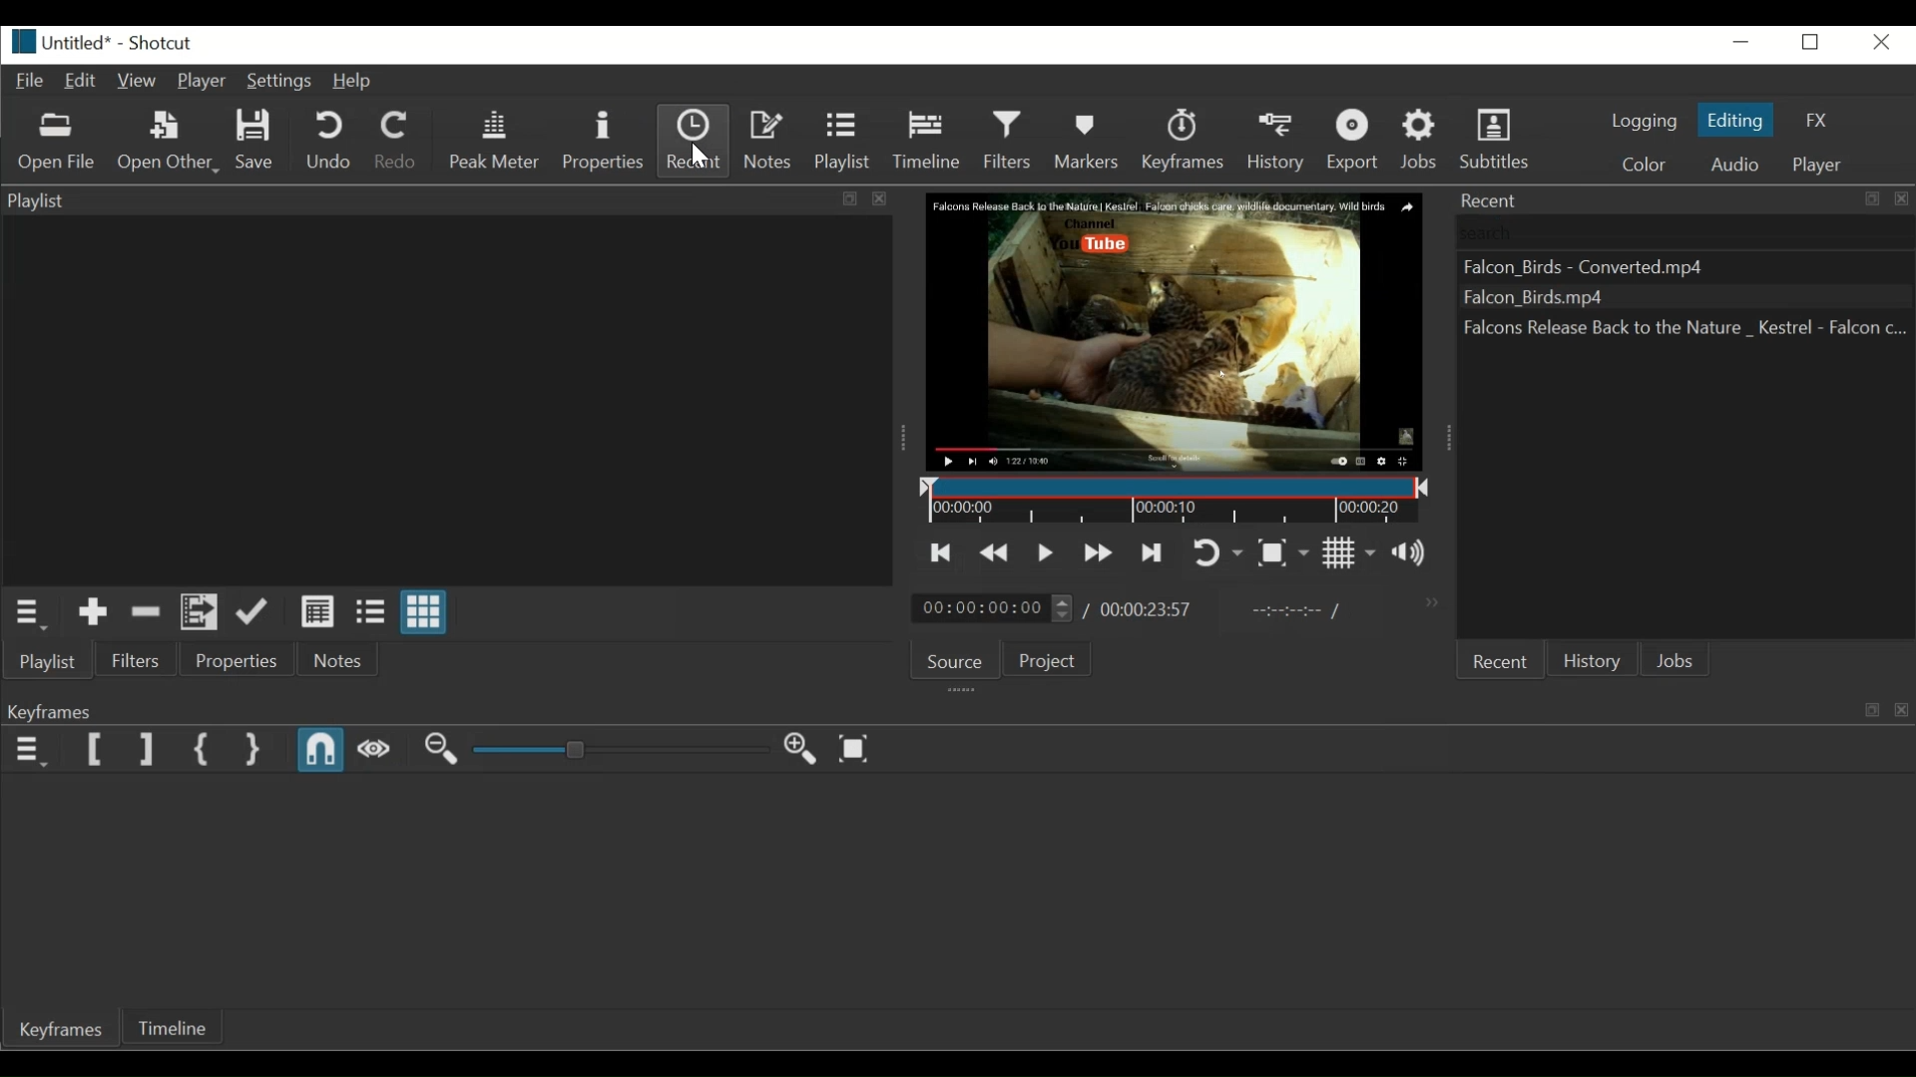  What do you see at coordinates (396, 140) in the screenshot?
I see `Redo` at bounding box center [396, 140].